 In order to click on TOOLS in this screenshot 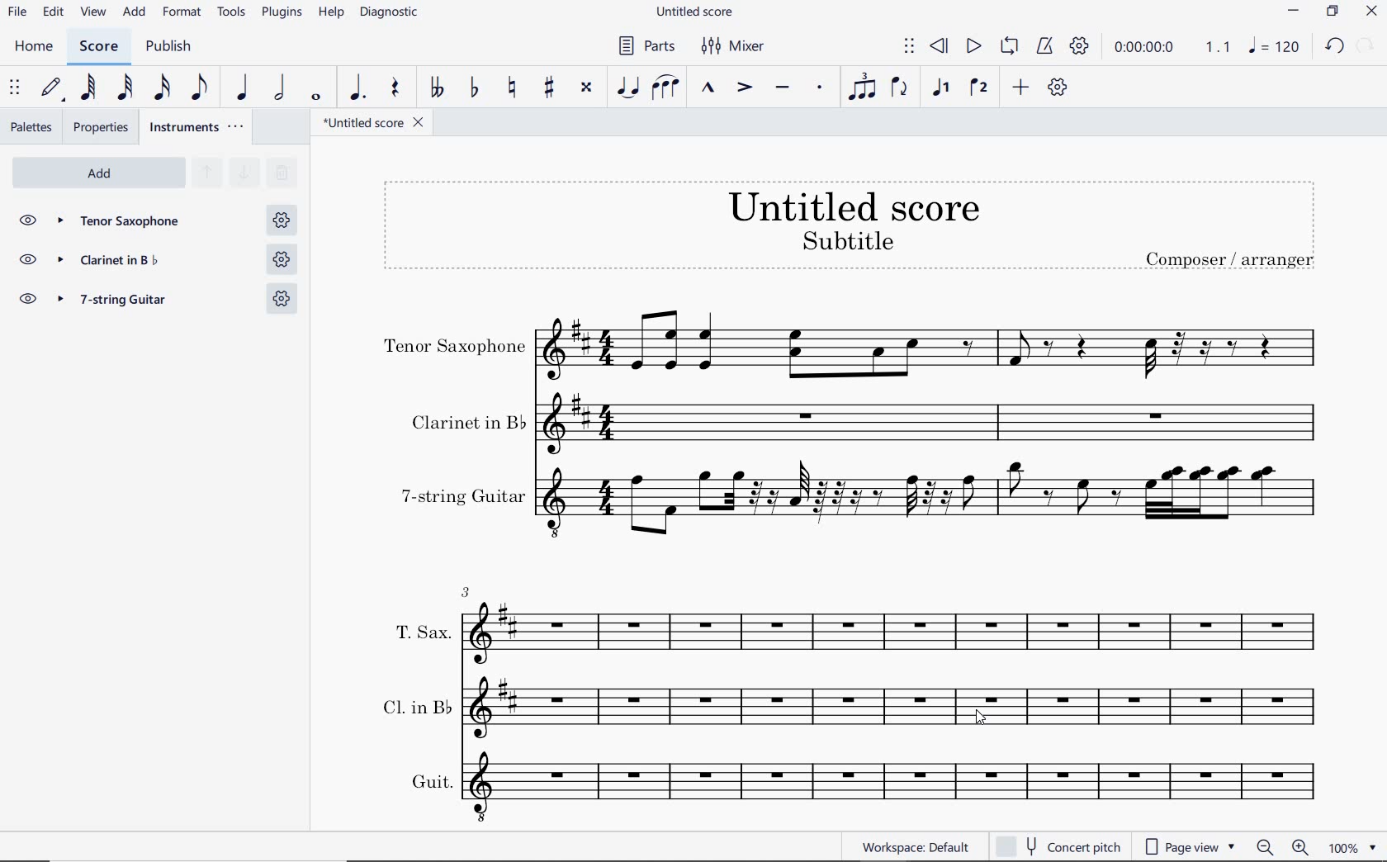, I will do `click(232, 11)`.